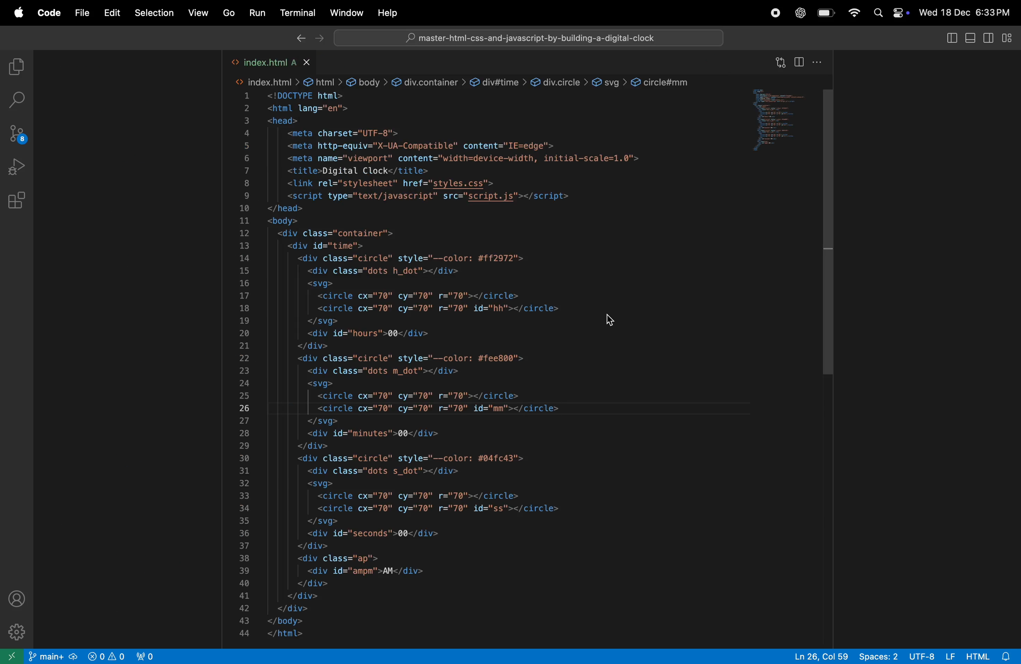 The image size is (1021, 664). Describe the element at coordinates (19, 130) in the screenshot. I see `source control` at that location.